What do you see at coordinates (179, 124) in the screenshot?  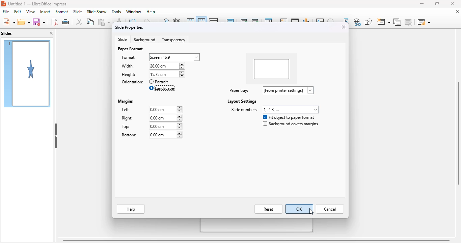 I see `increase top margin` at bounding box center [179, 124].